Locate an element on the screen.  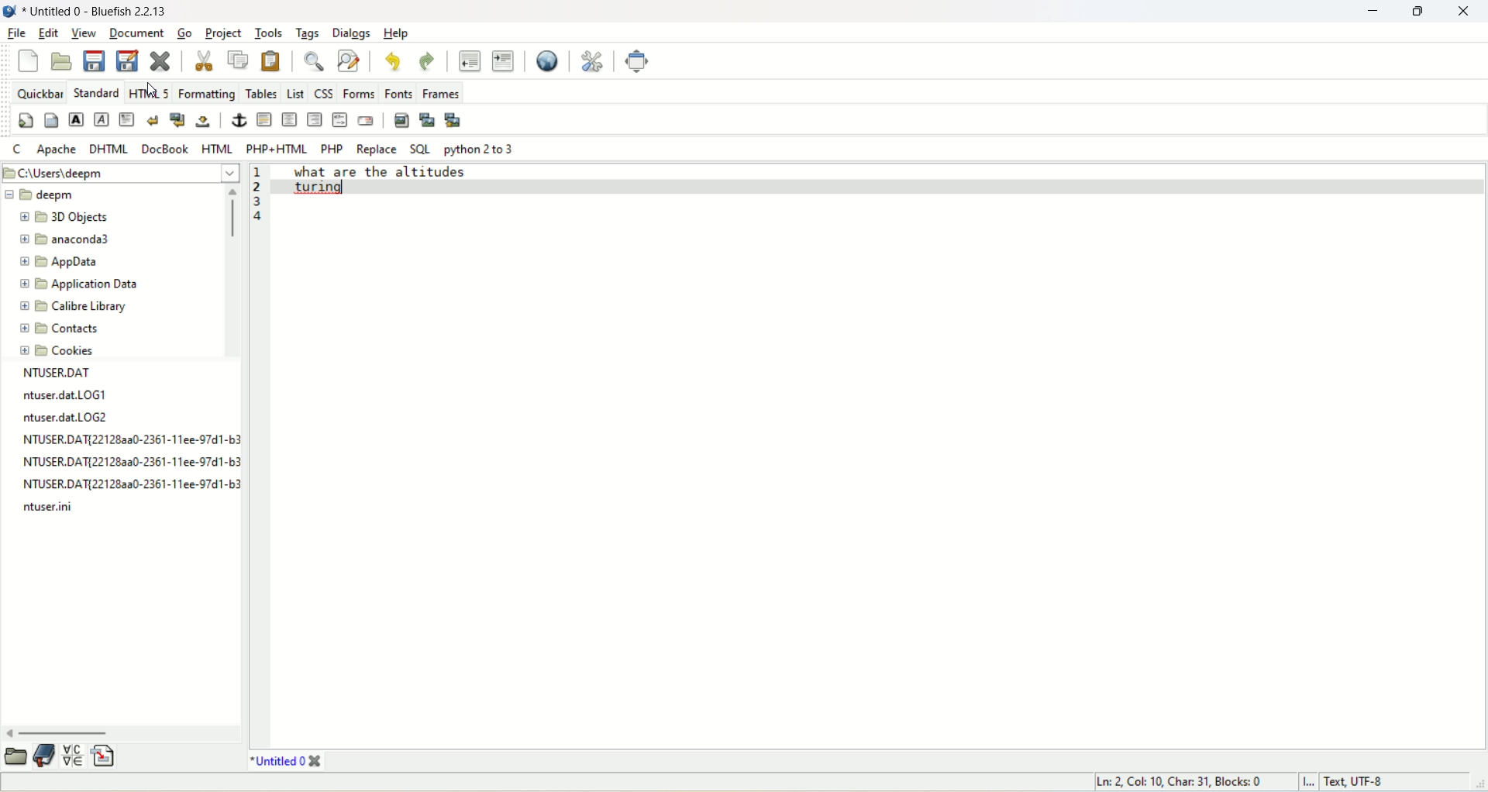
go is located at coordinates (182, 33).